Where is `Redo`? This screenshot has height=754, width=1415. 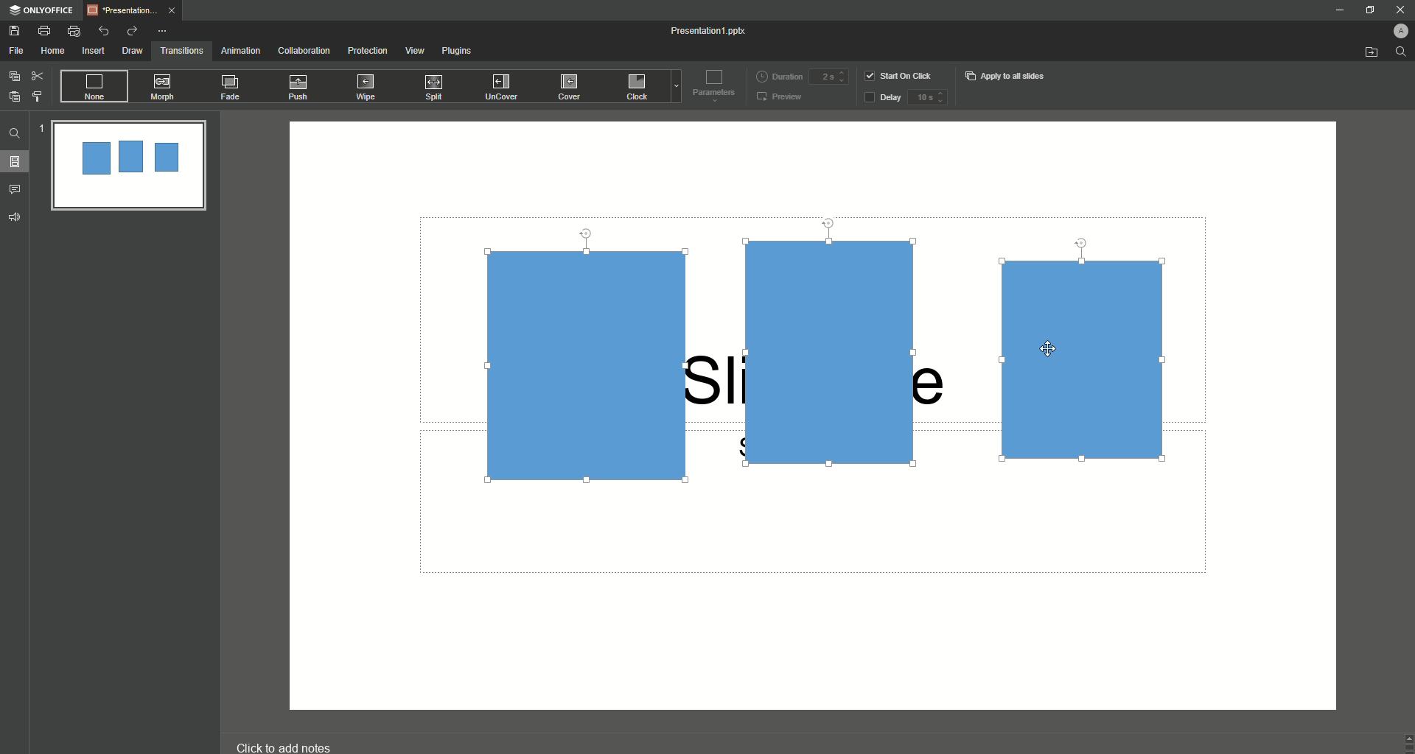
Redo is located at coordinates (131, 31).